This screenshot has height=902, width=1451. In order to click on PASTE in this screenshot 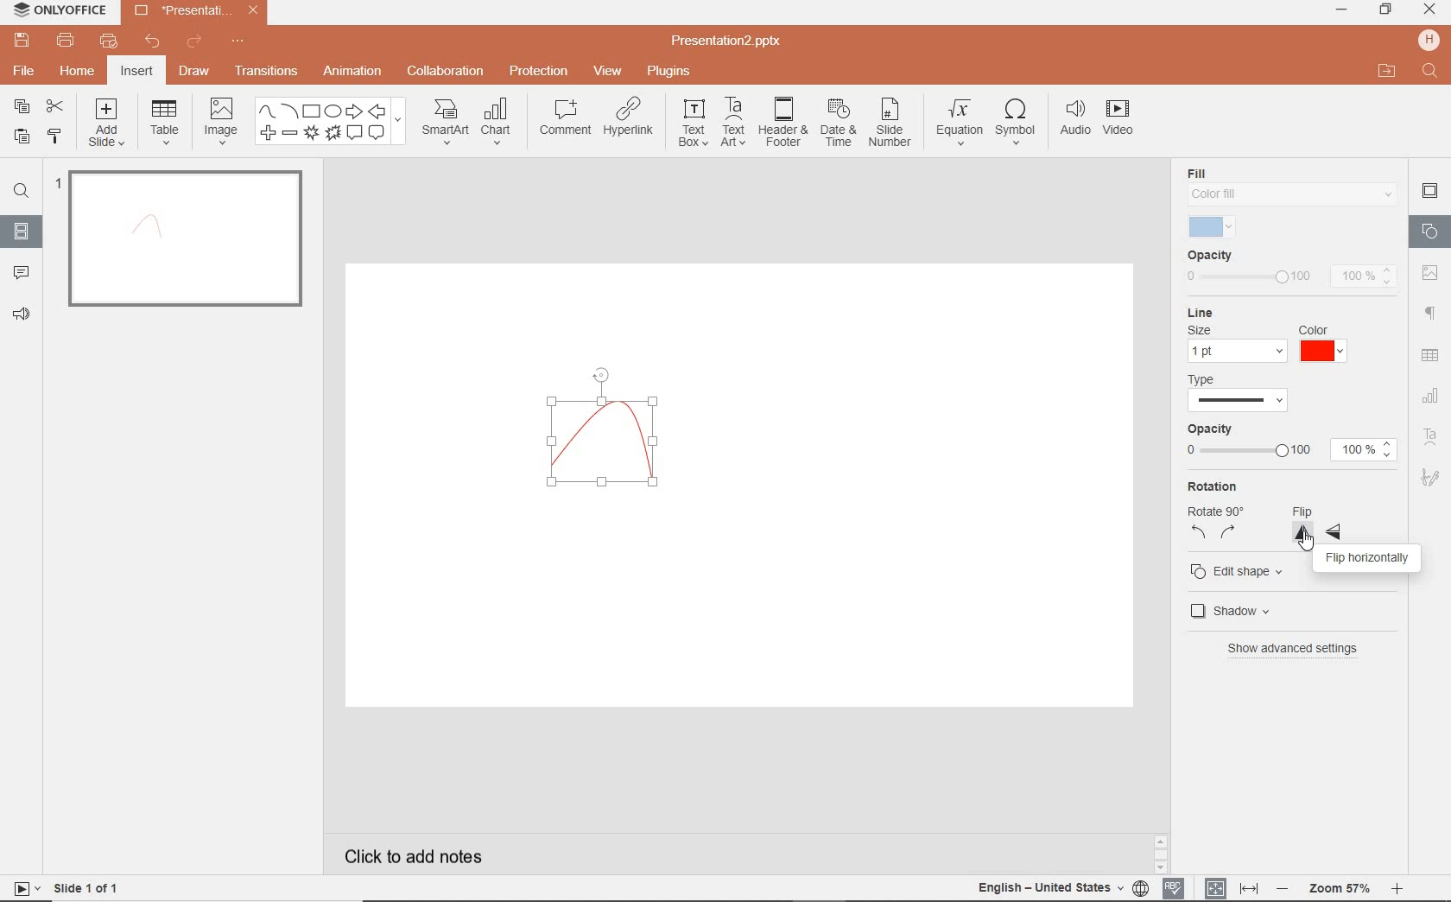, I will do `click(20, 136)`.